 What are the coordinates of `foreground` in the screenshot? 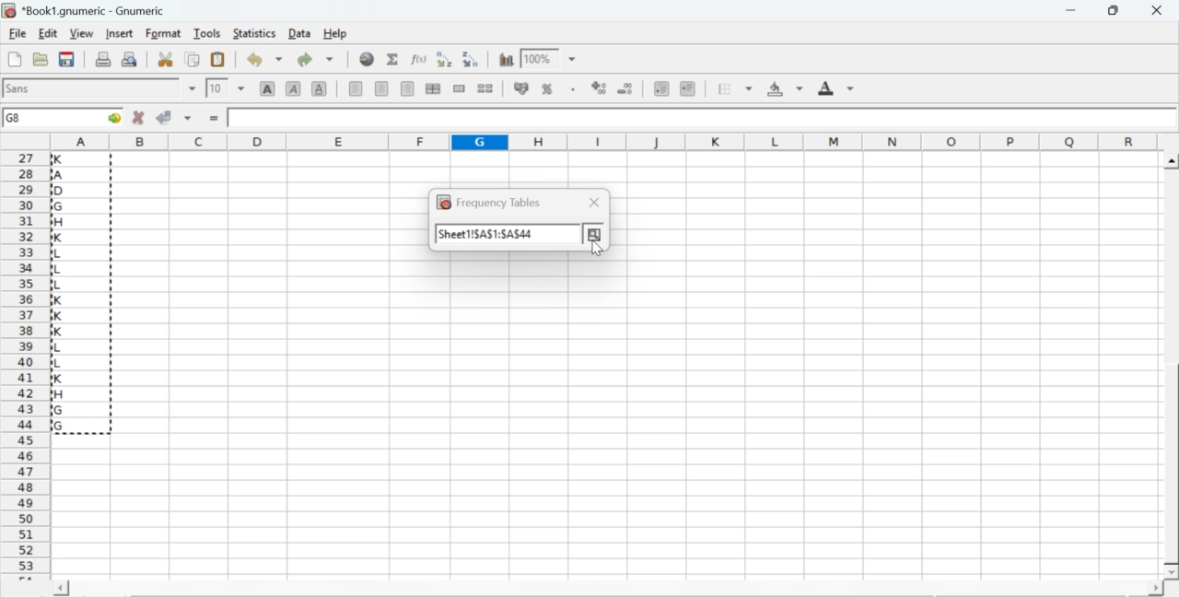 It's located at (836, 88).